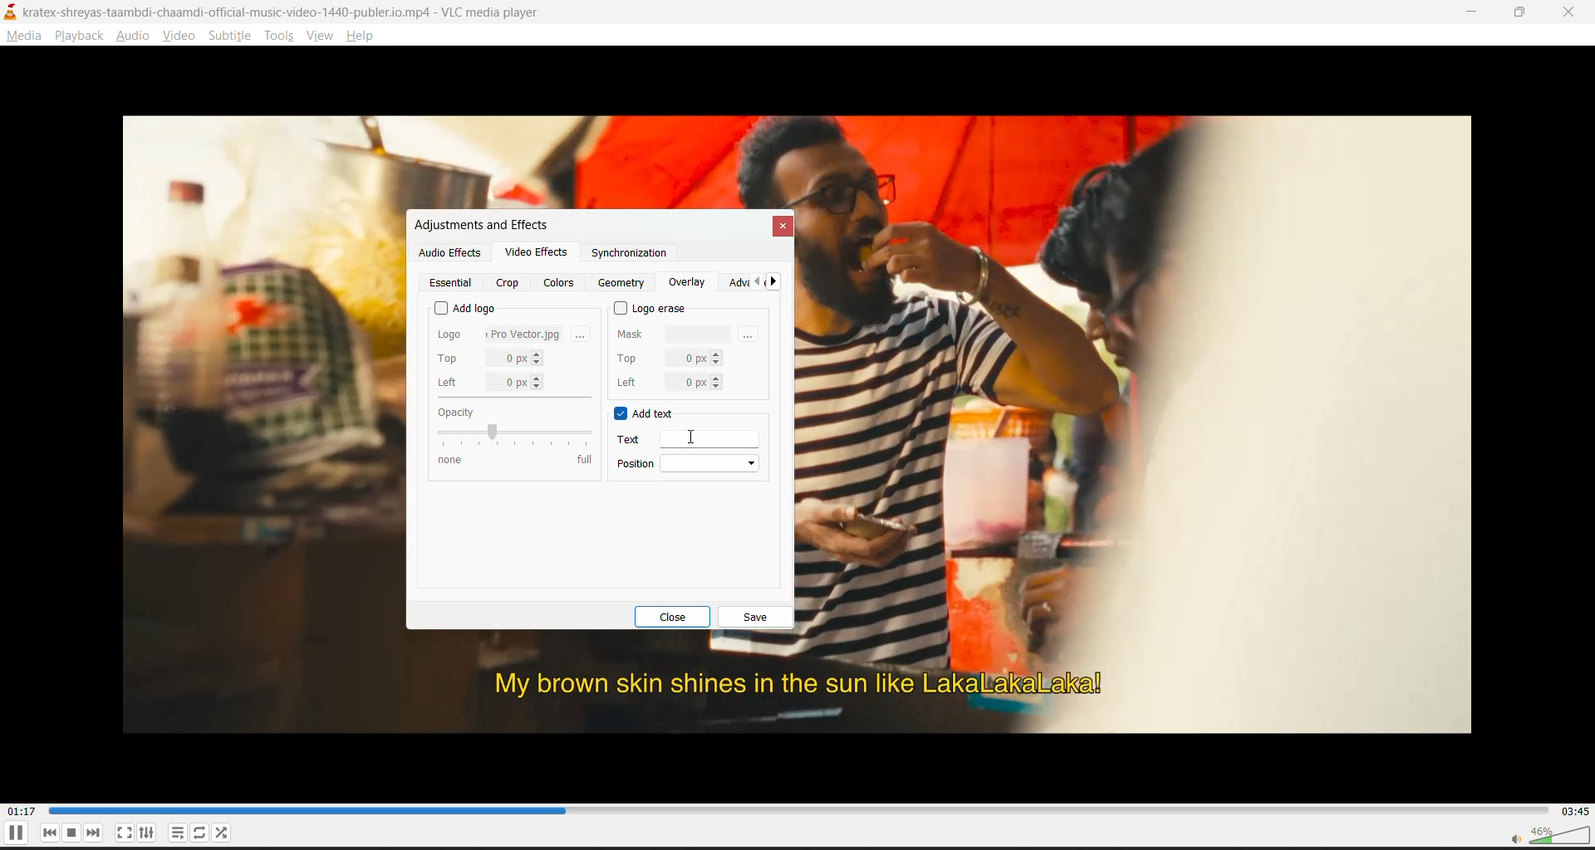 The width and height of the screenshot is (1595, 850). I want to click on close, so click(1570, 14).